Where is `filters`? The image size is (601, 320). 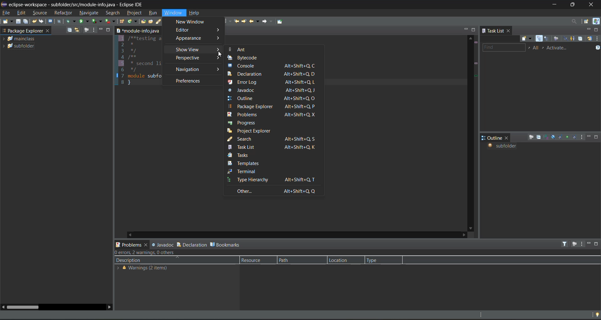
filters is located at coordinates (566, 244).